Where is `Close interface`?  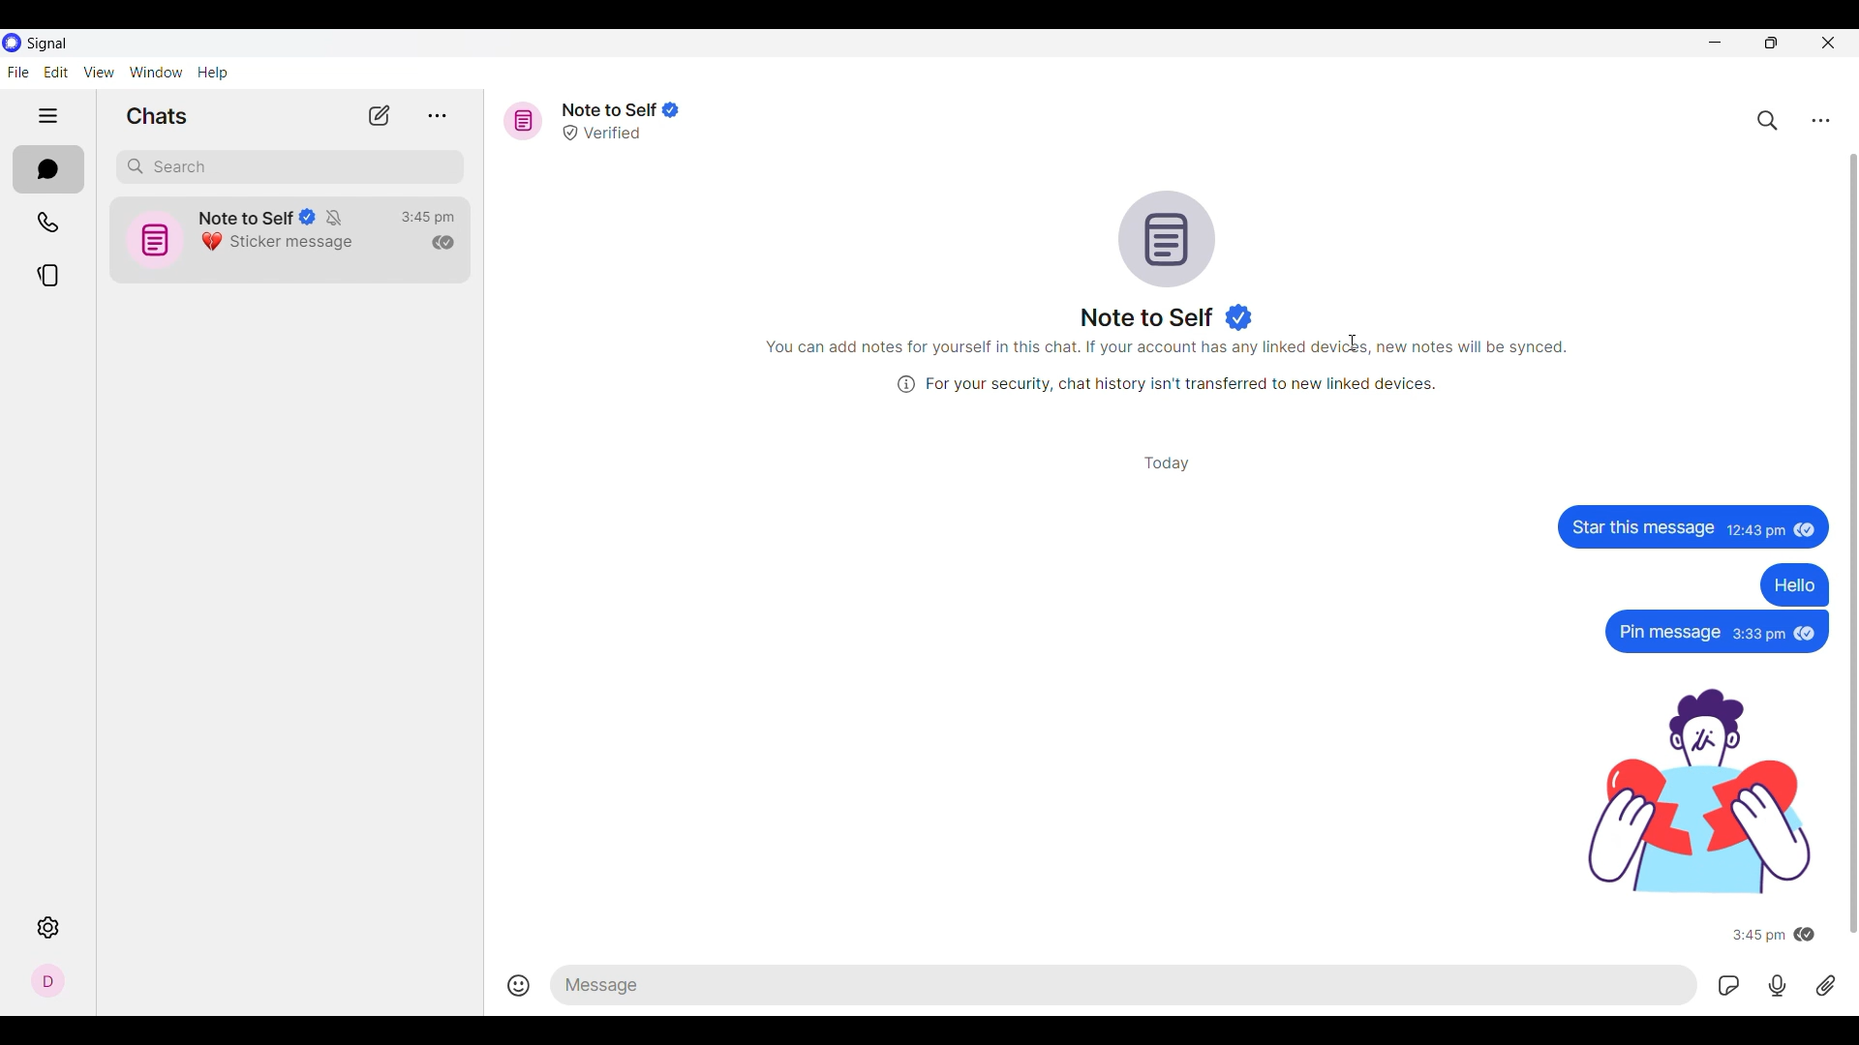
Close interface is located at coordinates (1831, 44).